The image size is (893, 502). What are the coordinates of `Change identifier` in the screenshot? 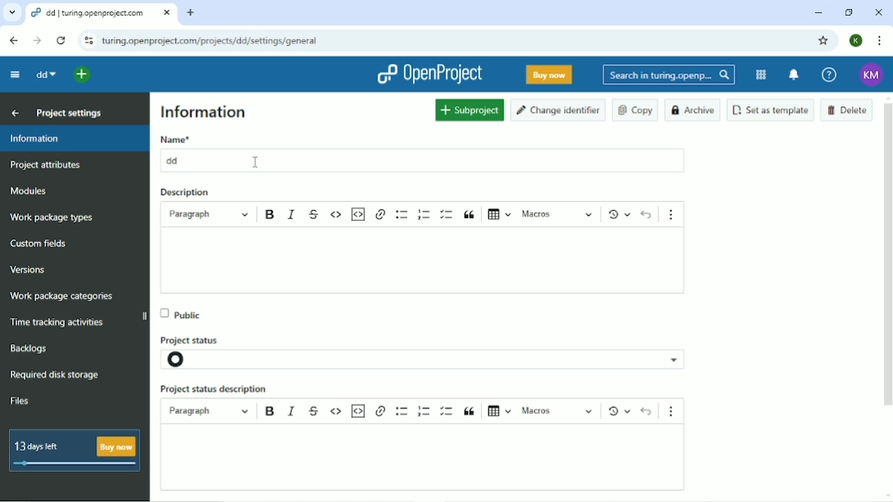 It's located at (559, 110).